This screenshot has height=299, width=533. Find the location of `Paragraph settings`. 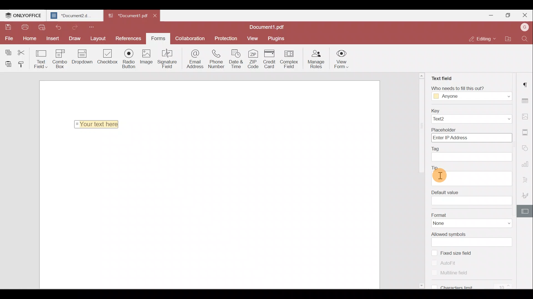

Paragraph settings is located at coordinates (526, 84).